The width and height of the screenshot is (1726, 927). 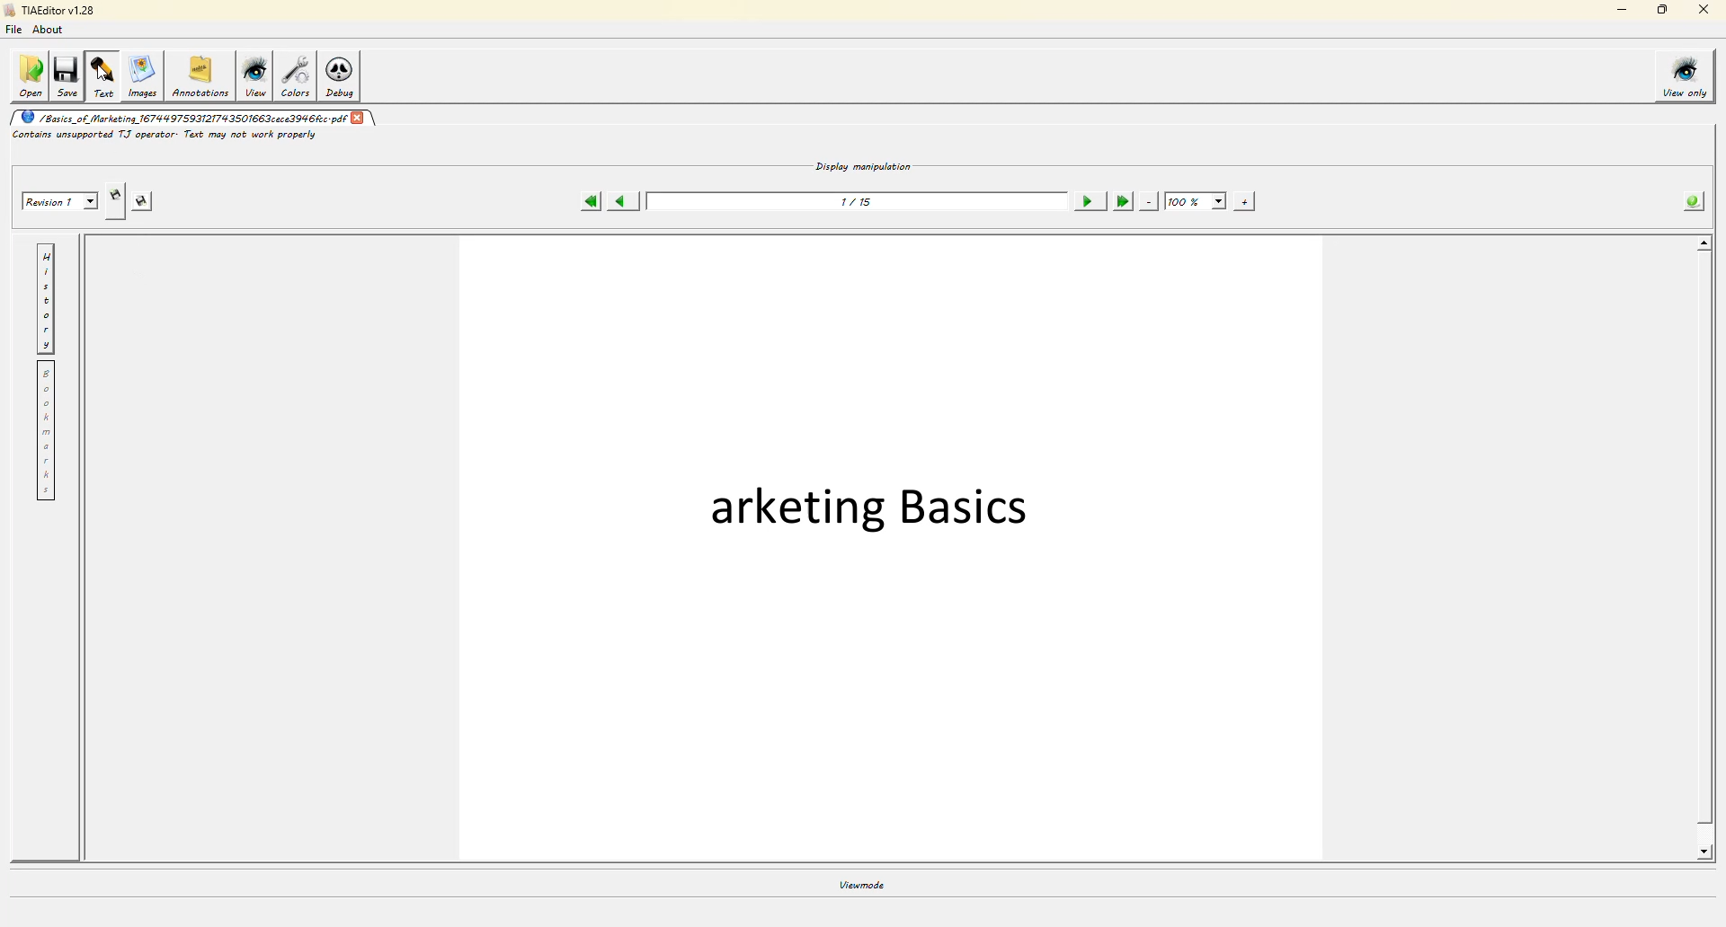 I want to click on minimize, so click(x=1618, y=12).